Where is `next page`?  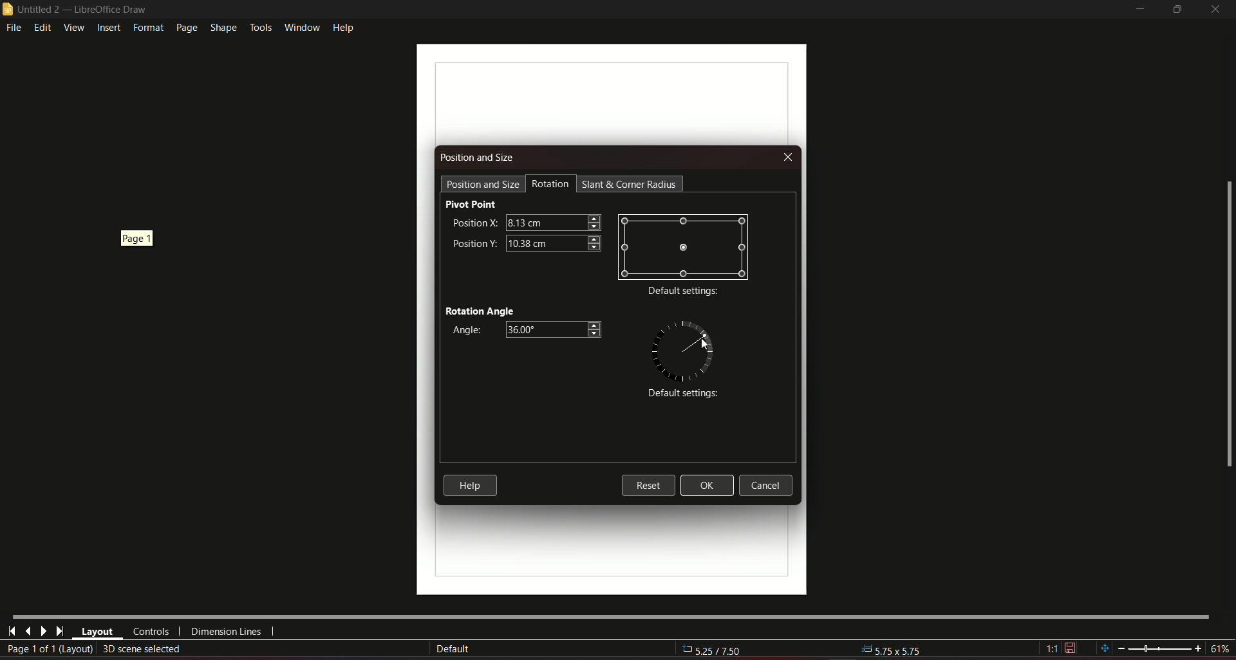
next page is located at coordinates (43, 631).